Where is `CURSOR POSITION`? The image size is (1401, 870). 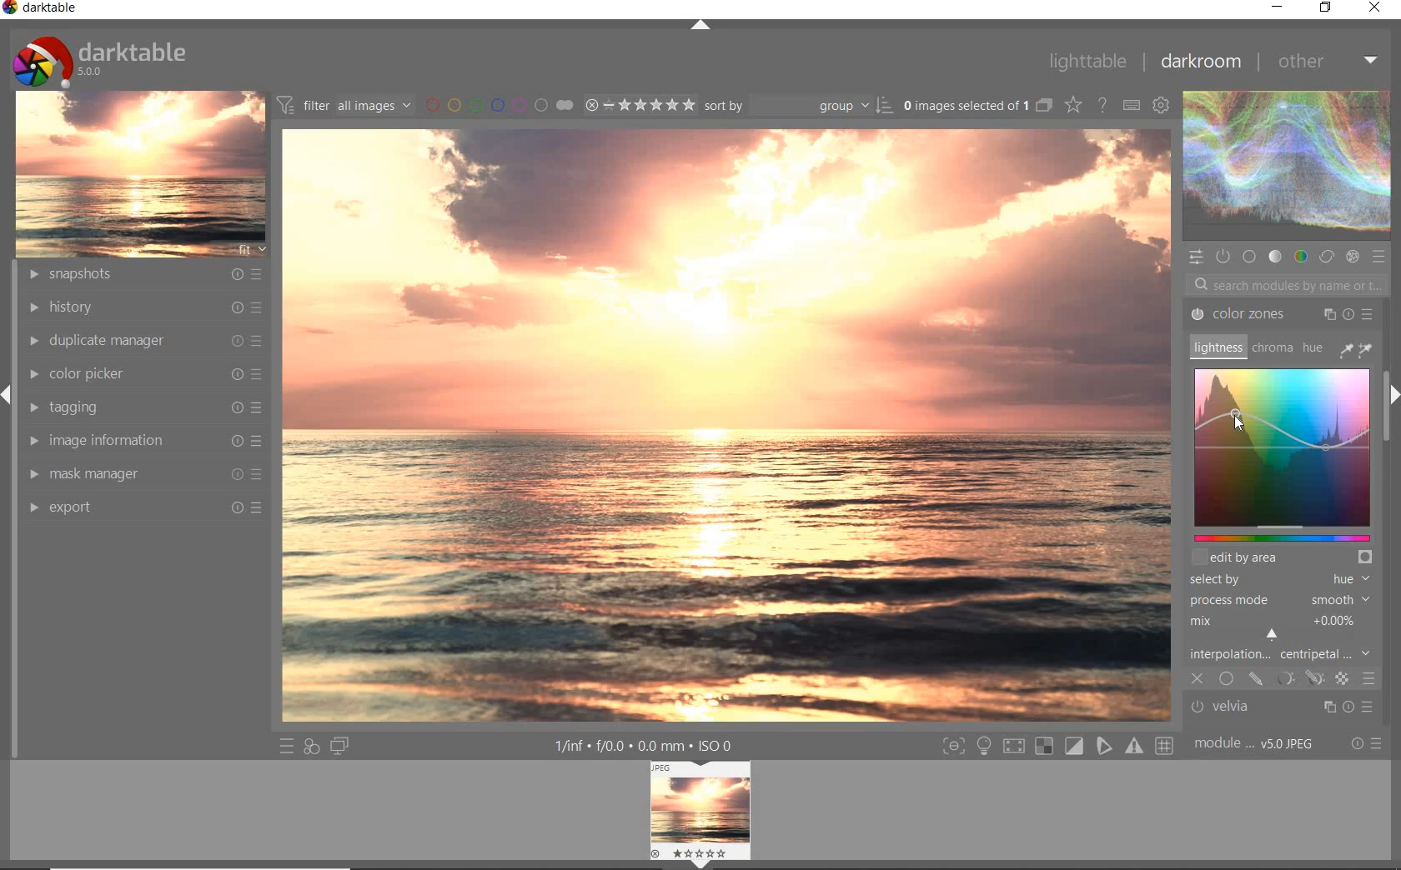 CURSOR POSITION is located at coordinates (1237, 419).